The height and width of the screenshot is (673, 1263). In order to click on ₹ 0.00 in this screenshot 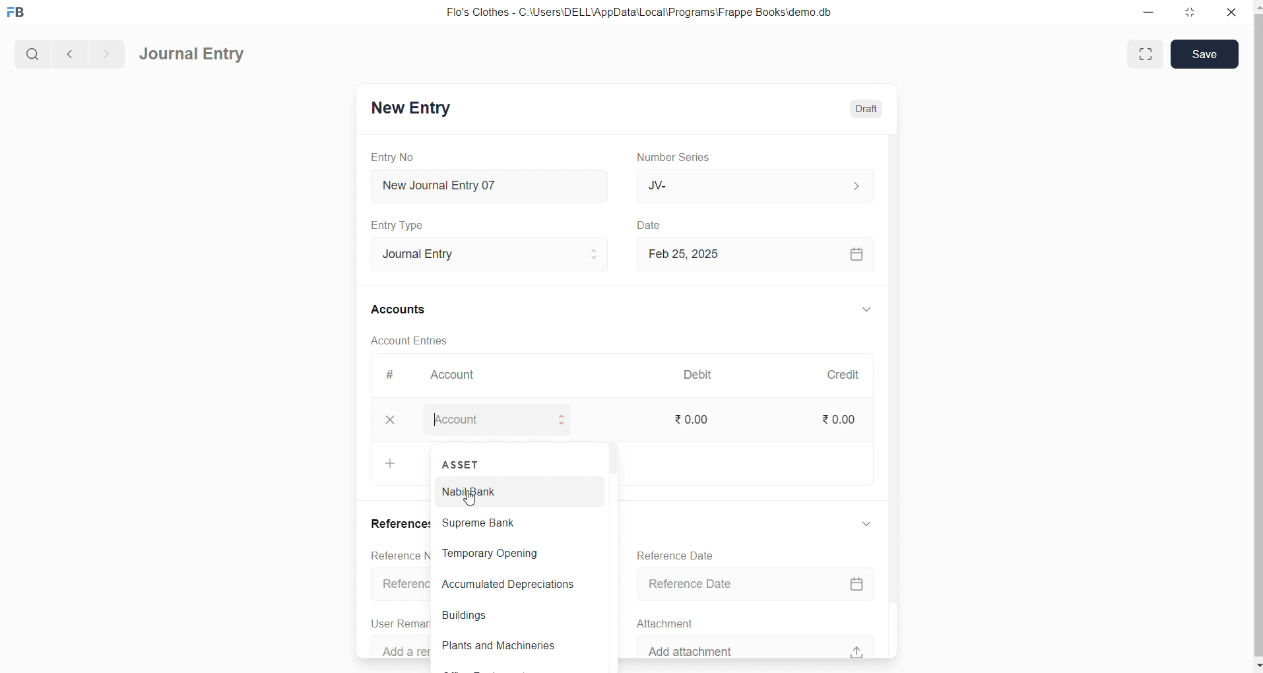, I will do `click(845, 419)`.